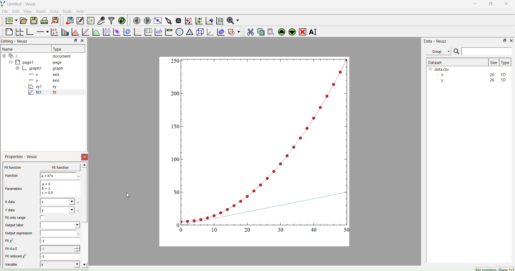 This screenshot has height=271, width=515. What do you see at coordinates (44, 217) in the screenshot?
I see `Checkbox` at bounding box center [44, 217].